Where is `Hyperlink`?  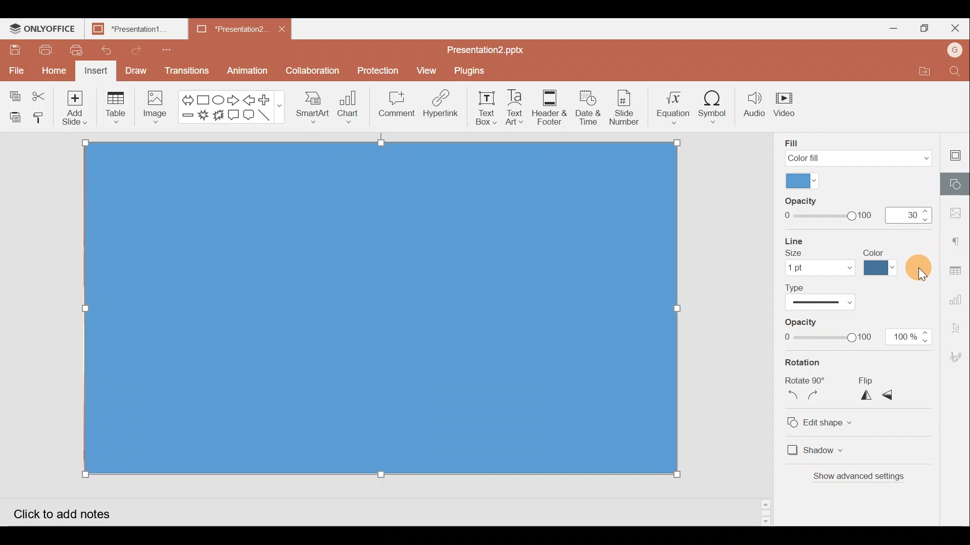
Hyperlink is located at coordinates (438, 105).